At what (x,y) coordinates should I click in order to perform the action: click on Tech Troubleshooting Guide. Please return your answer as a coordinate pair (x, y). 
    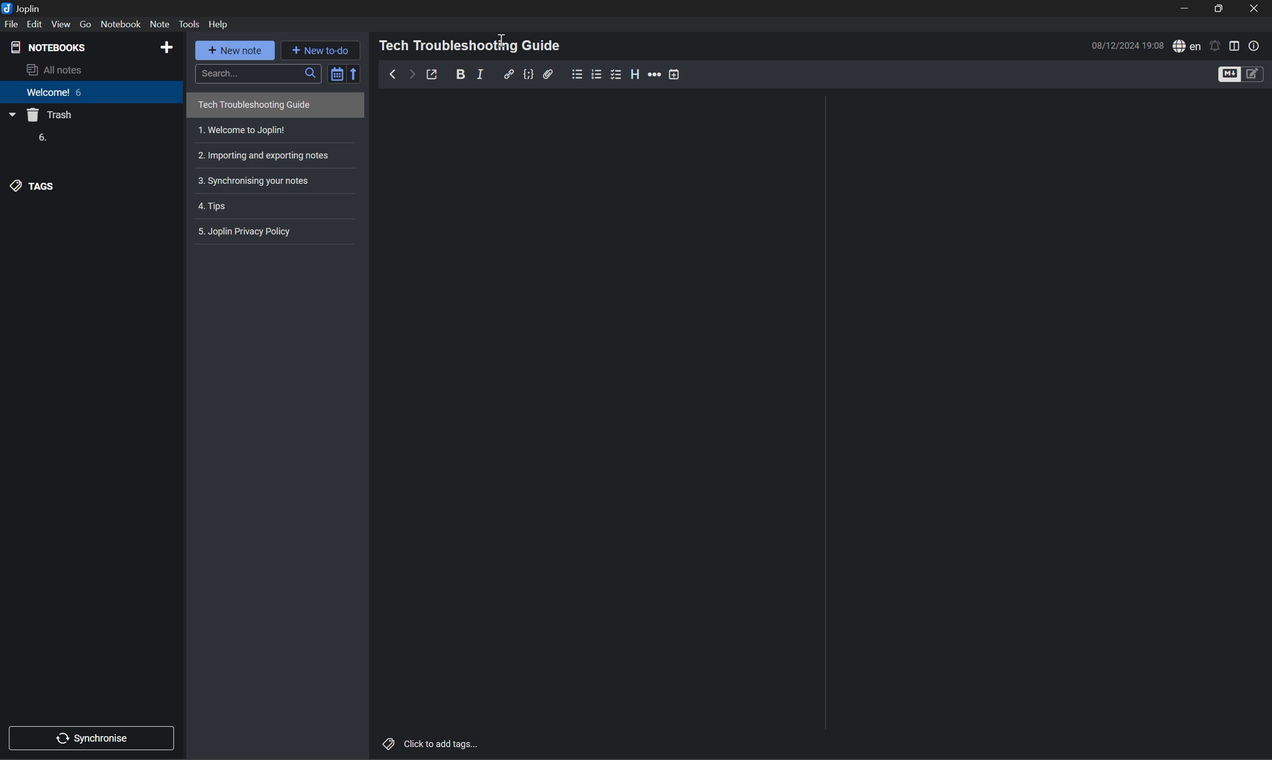
    Looking at the image, I should click on (471, 45).